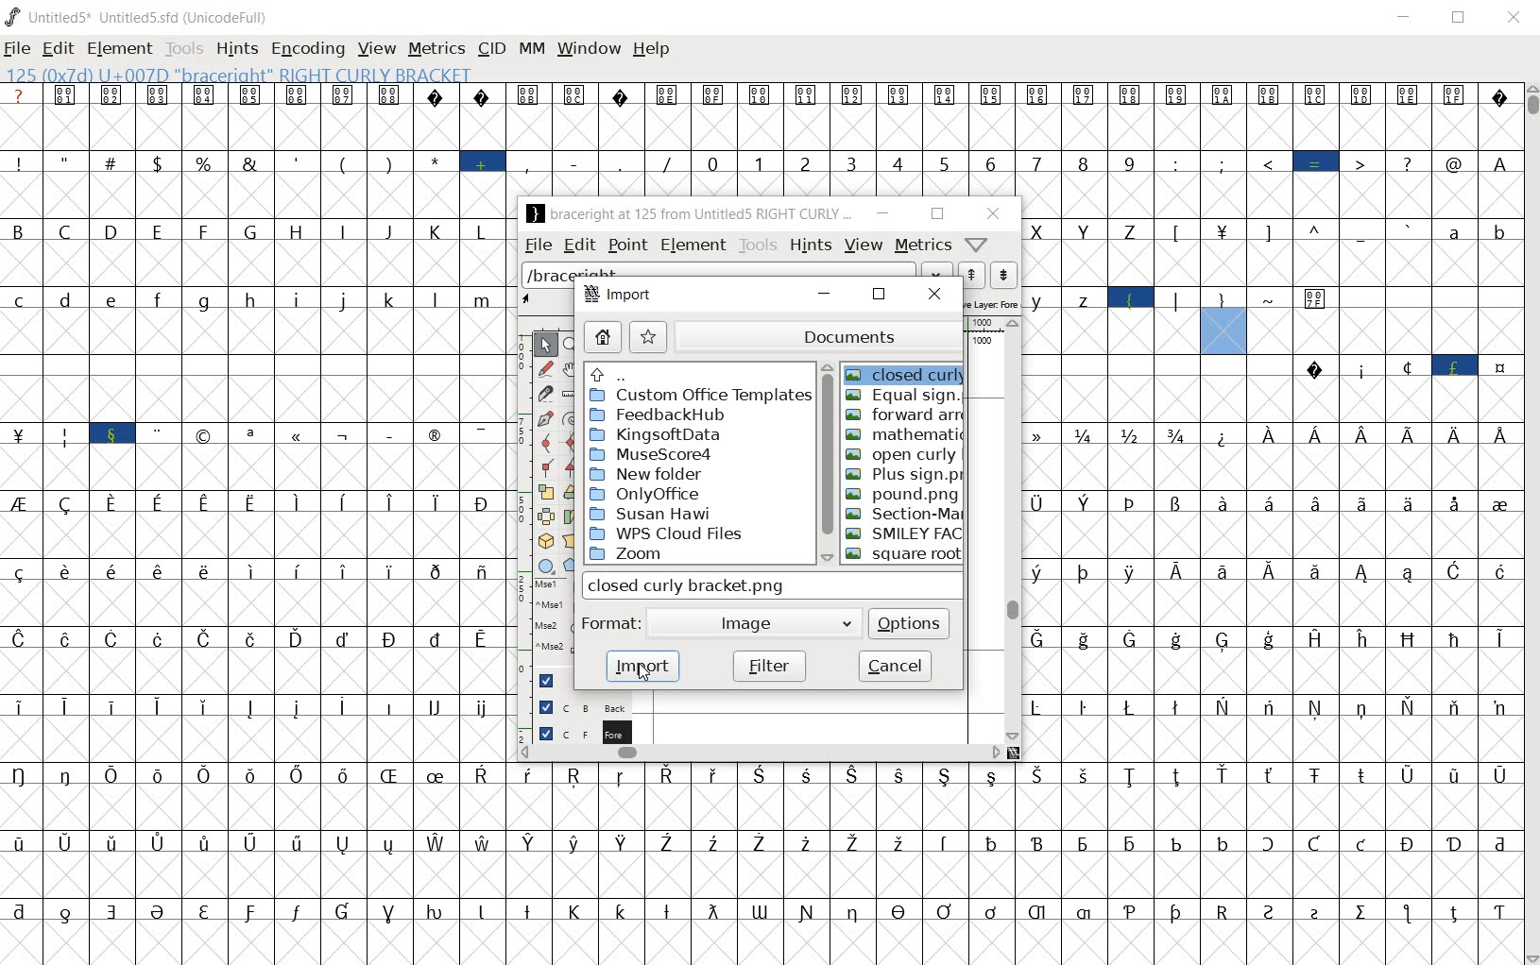  I want to click on scrollbar, so click(826, 466).